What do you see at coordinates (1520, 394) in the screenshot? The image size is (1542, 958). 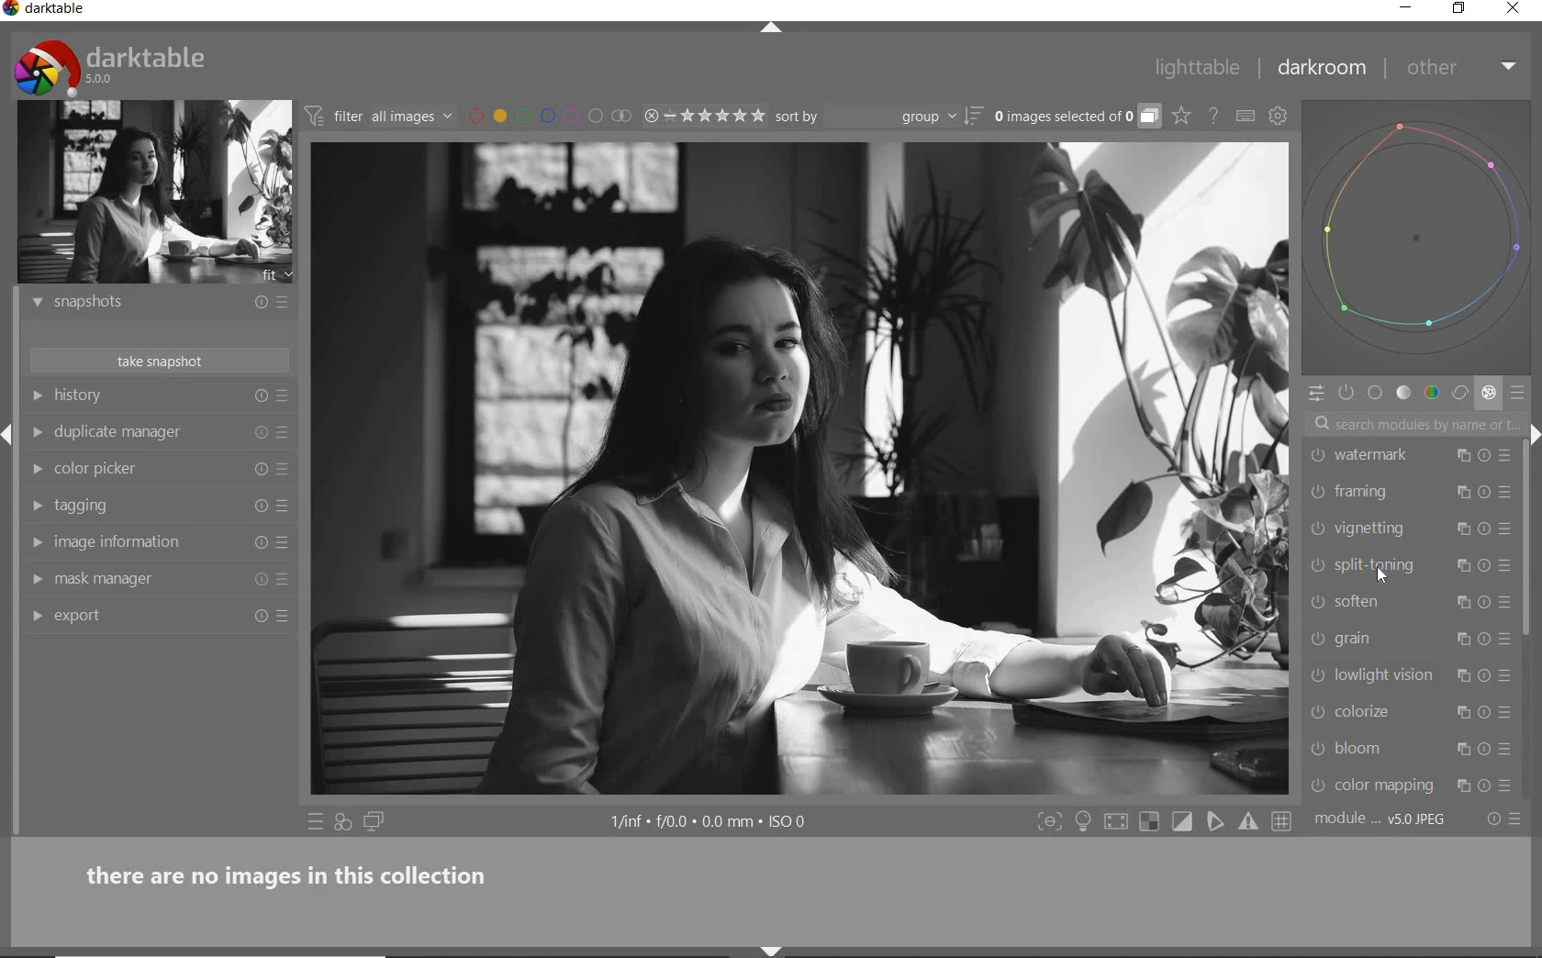 I see `presets` at bounding box center [1520, 394].